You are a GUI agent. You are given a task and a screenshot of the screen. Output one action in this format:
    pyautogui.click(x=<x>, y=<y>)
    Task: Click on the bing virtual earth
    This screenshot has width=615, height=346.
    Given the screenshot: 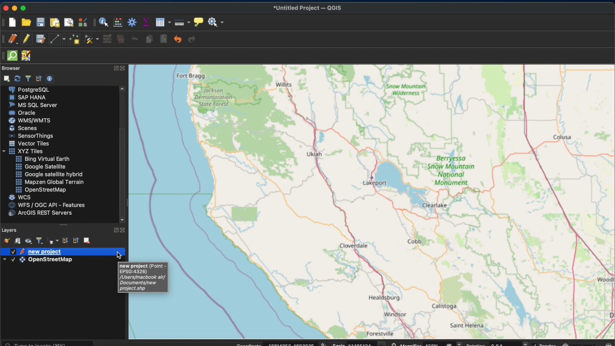 What is the action you would take?
    pyautogui.click(x=42, y=159)
    